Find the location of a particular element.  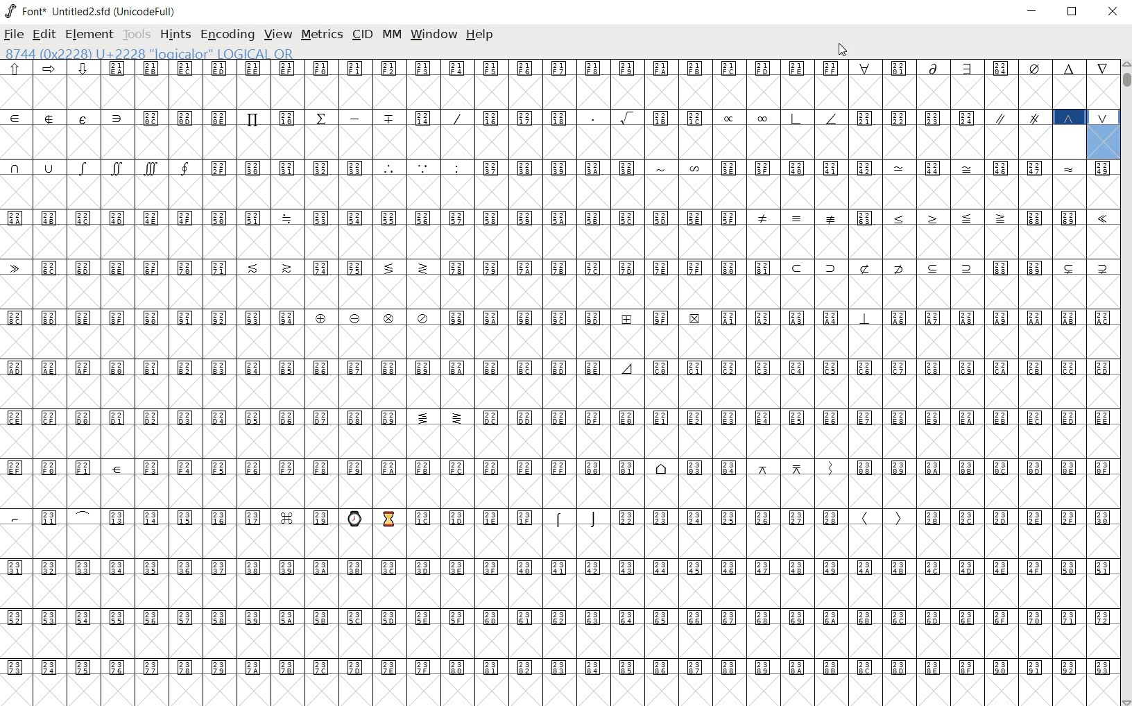

view is located at coordinates (278, 35).